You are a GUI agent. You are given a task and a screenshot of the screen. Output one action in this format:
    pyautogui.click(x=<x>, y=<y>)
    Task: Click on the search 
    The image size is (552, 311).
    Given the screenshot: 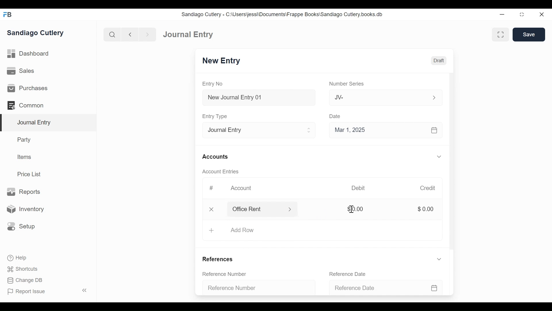 What is the action you would take?
    pyautogui.click(x=111, y=33)
    